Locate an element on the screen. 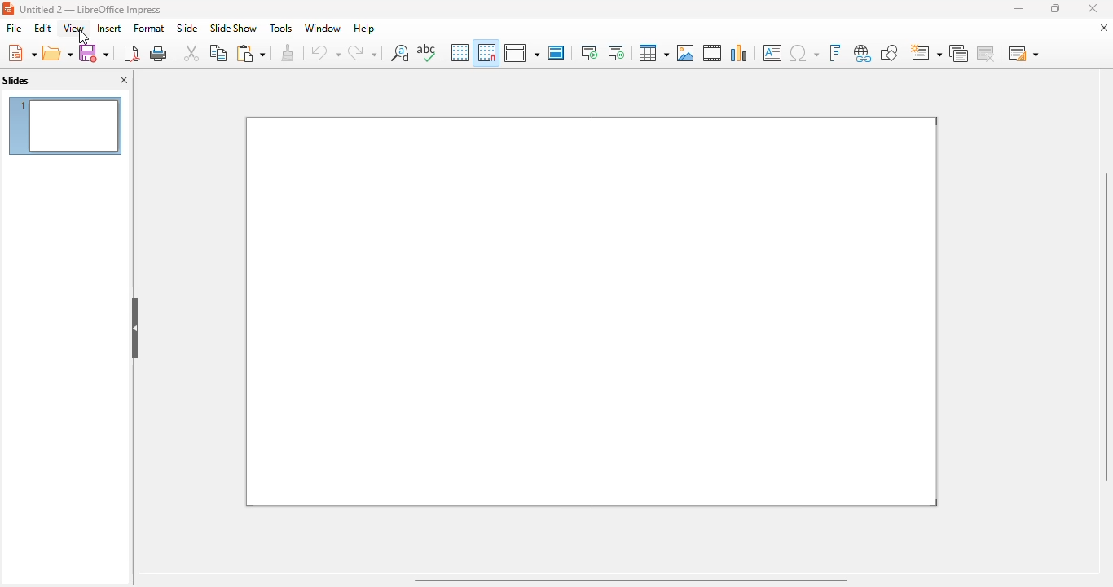  duplicate slide is located at coordinates (958, 52).